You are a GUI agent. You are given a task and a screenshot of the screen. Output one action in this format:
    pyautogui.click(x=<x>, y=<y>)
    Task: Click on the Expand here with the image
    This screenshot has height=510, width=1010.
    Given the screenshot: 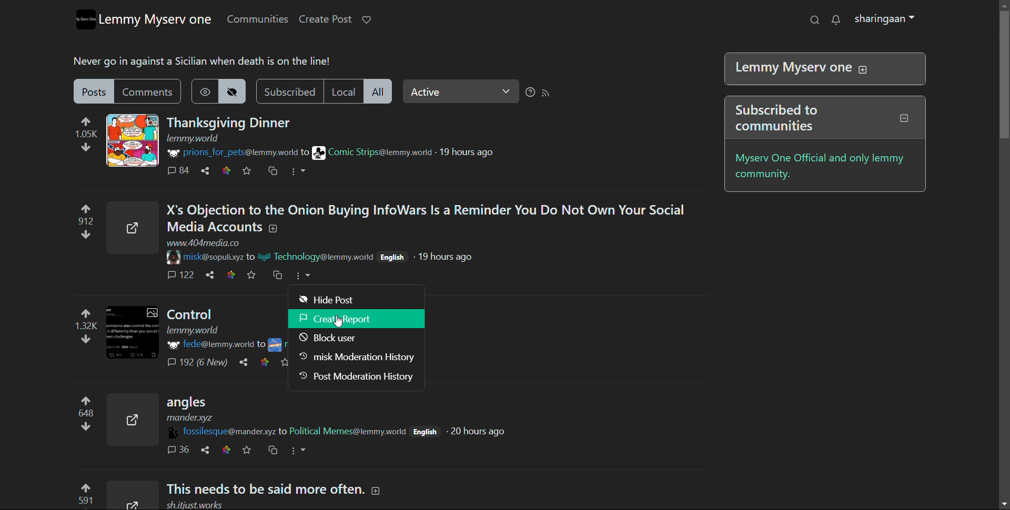 What is the action you would take?
    pyautogui.click(x=131, y=228)
    